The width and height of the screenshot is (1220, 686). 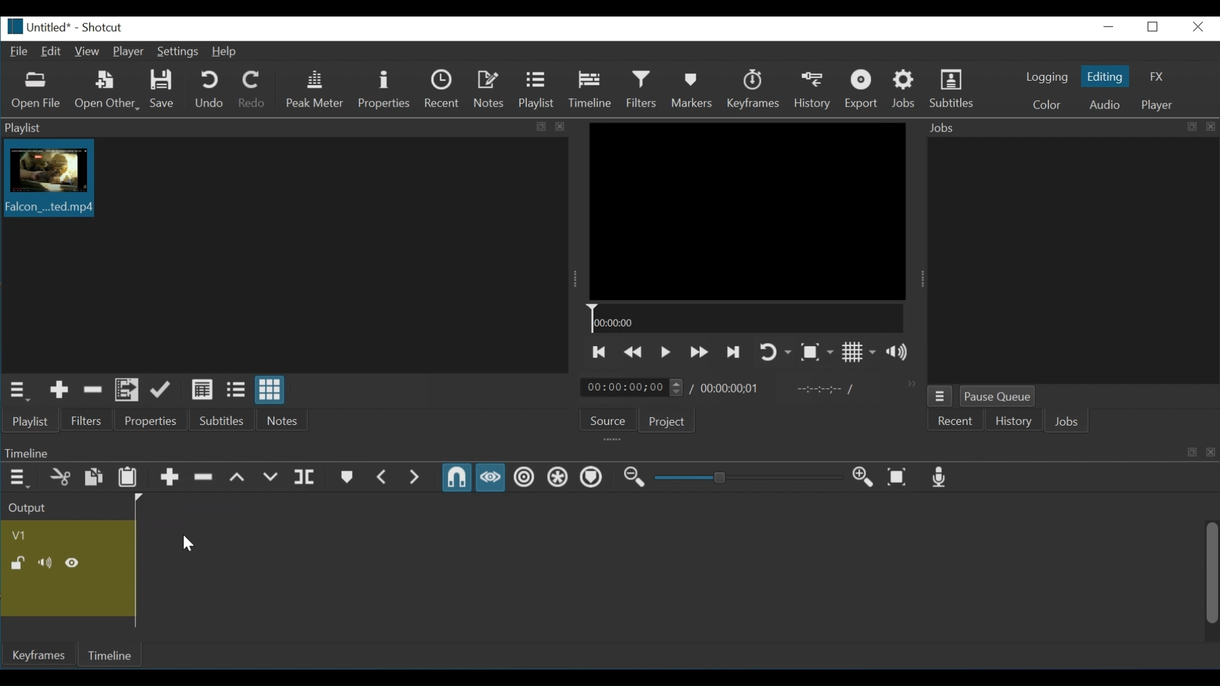 I want to click on View, so click(x=86, y=52).